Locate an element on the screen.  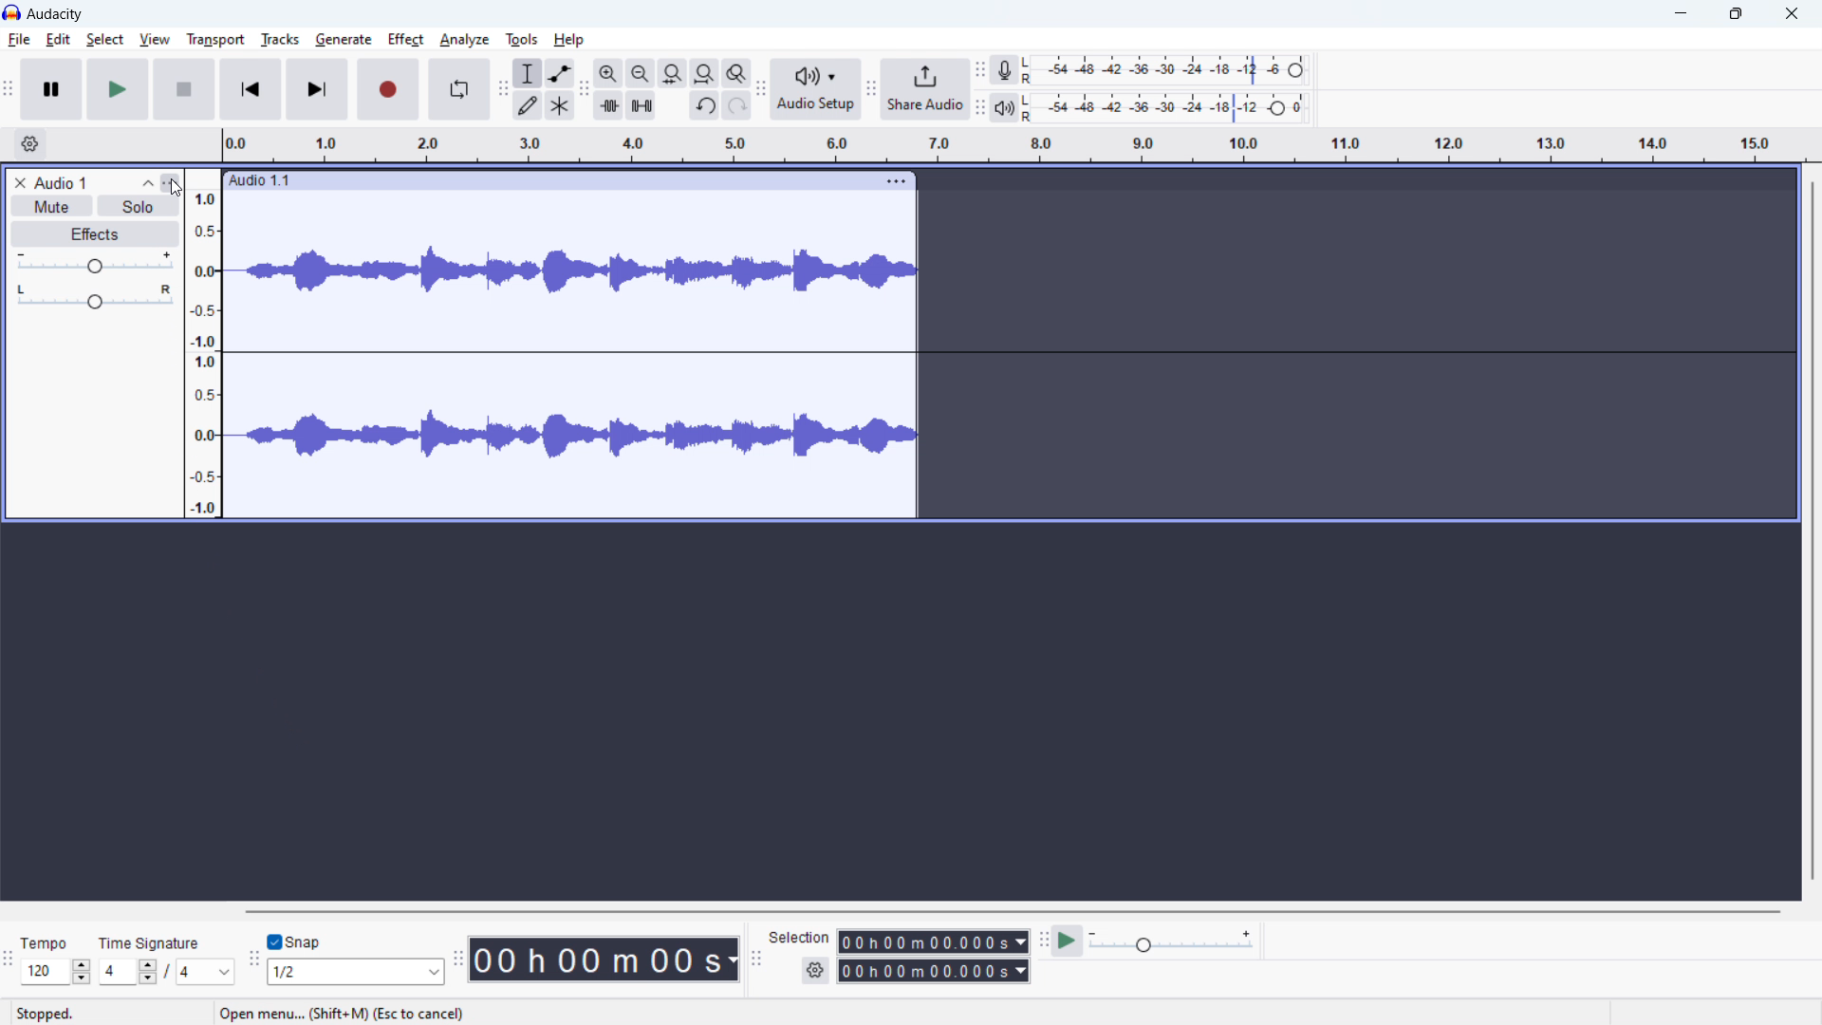
transport is located at coordinates (214, 39).